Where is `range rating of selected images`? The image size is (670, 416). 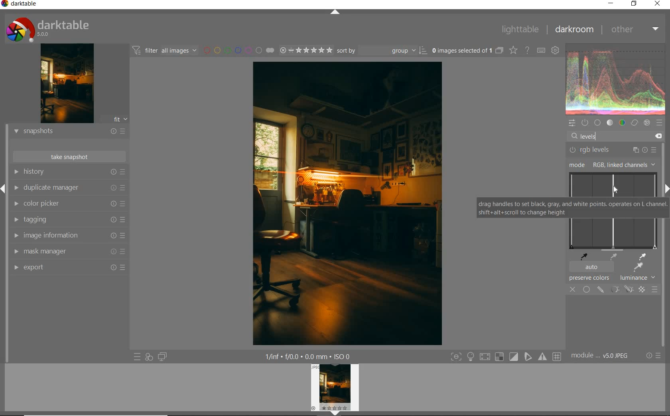
range rating of selected images is located at coordinates (306, 50).